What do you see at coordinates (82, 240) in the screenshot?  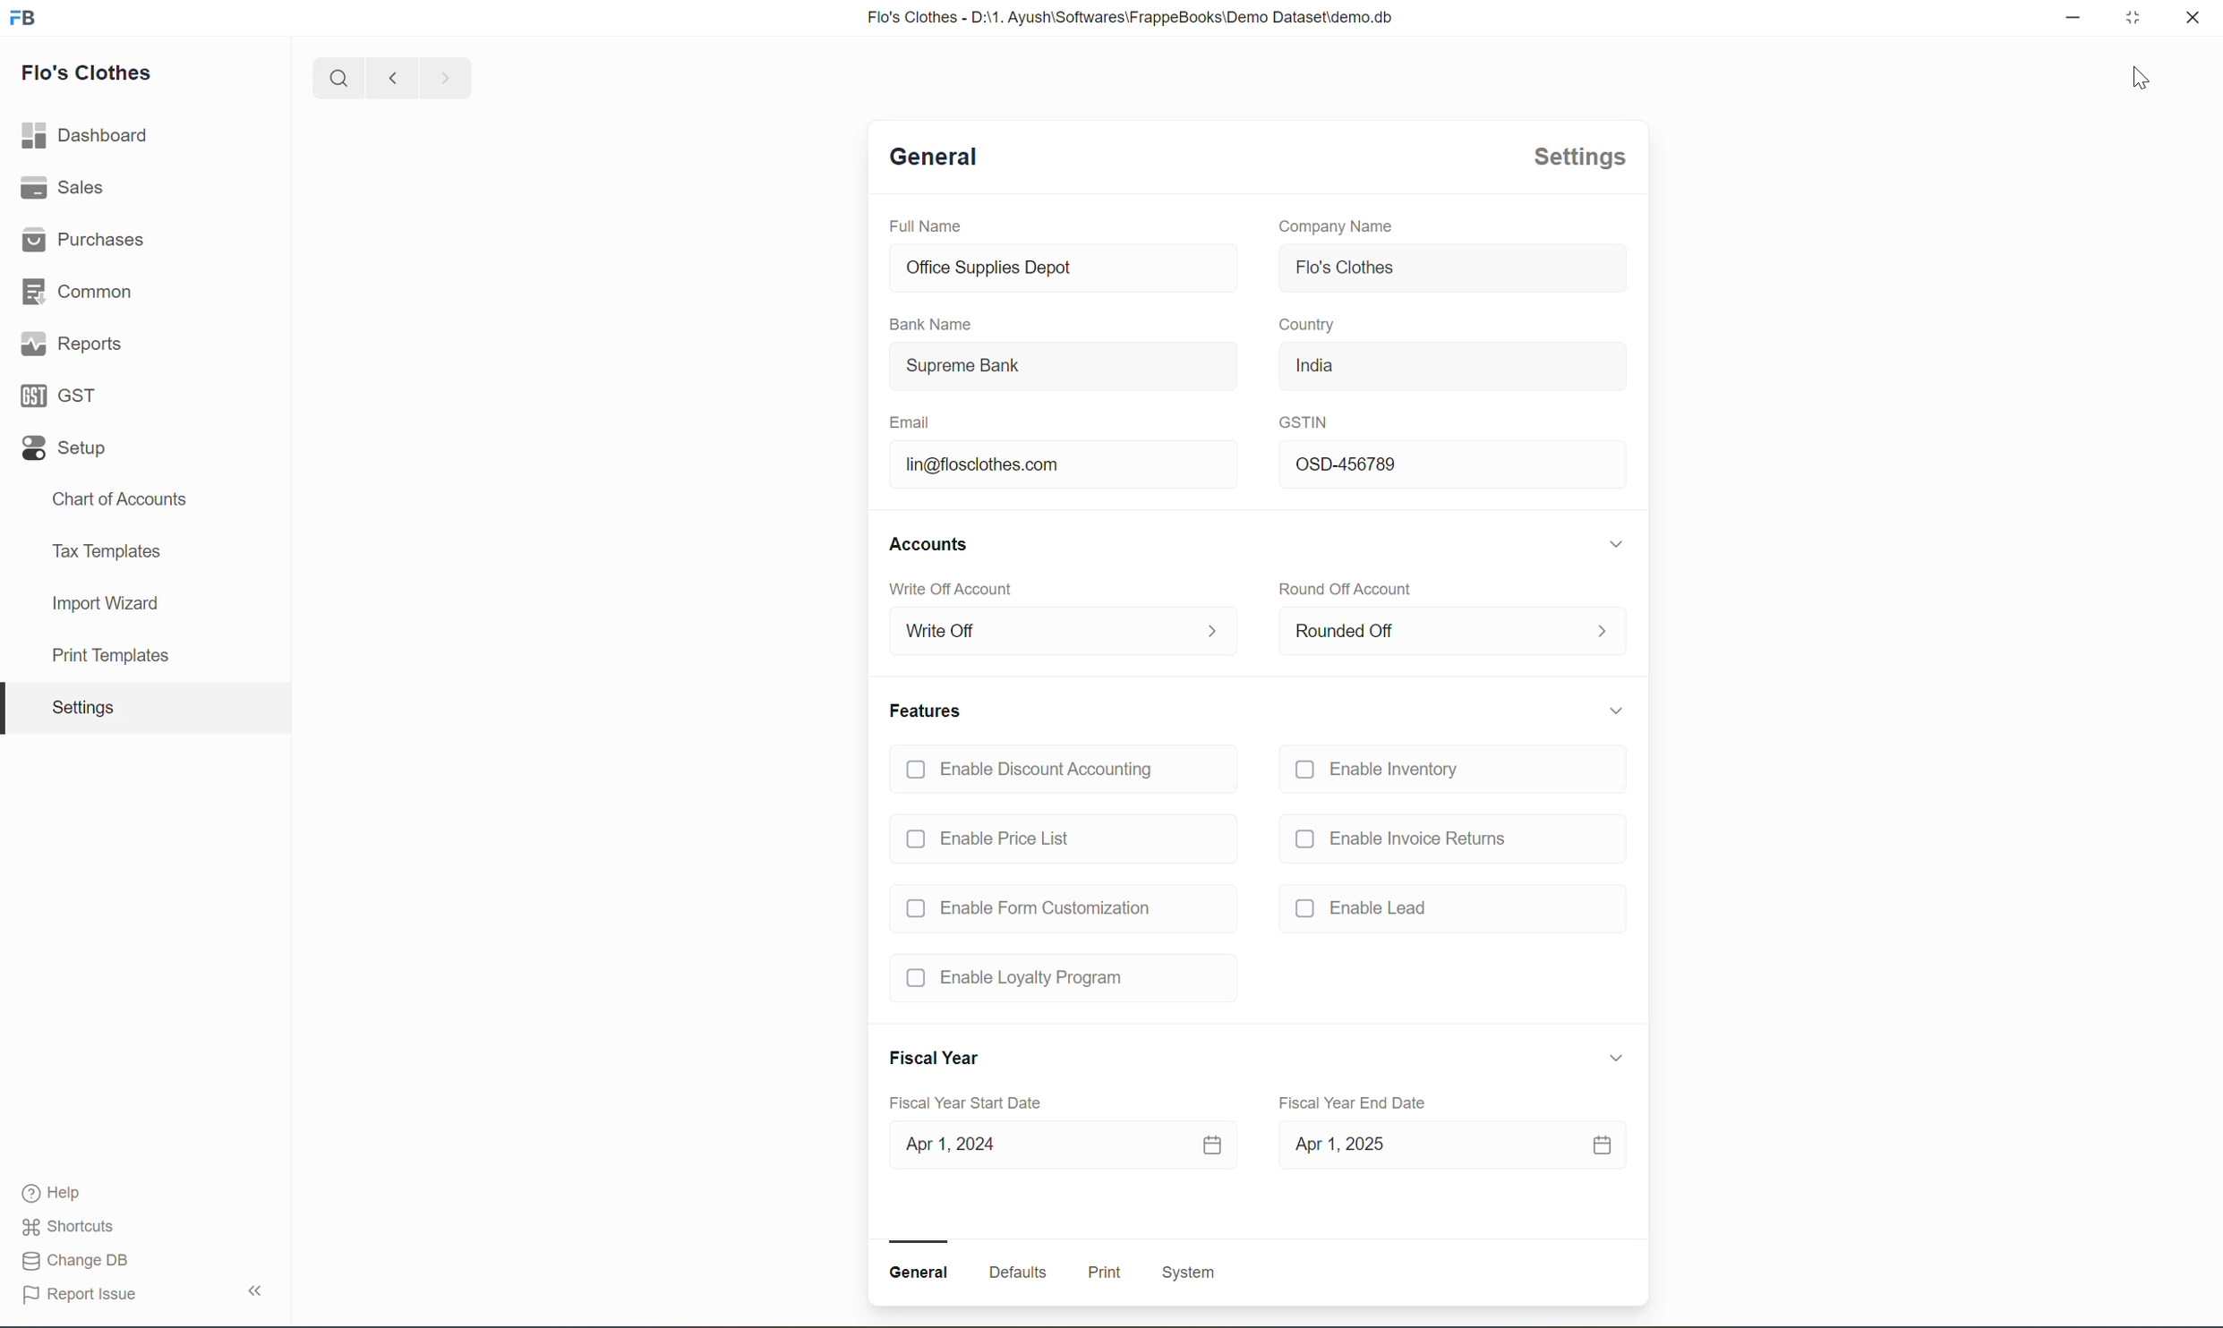 I see `Purchases` at bounding box center [82, 240].